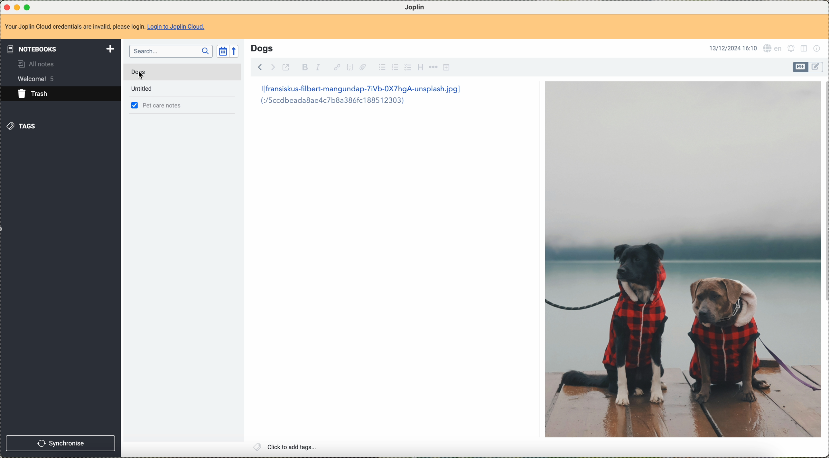 The width and height of the screenshot is (829, 458). Describe the element at coordinates (237, 51) in the screenshot. I see `reverse sort order` at that location.